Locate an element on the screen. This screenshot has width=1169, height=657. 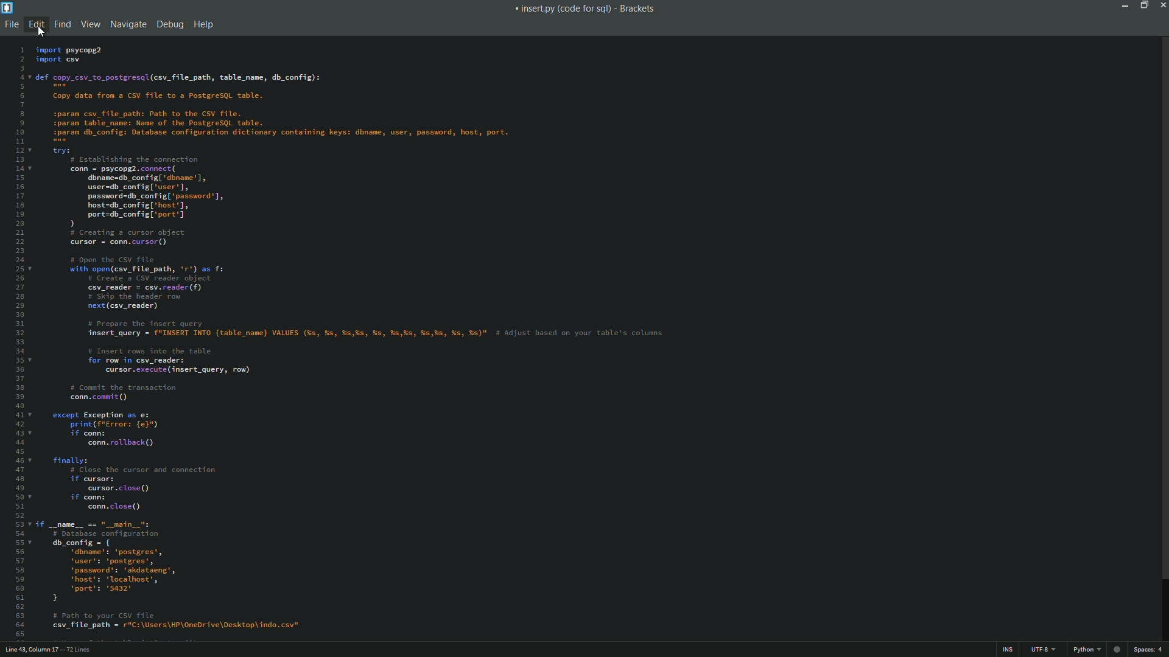
help menu is located at coordinates (204, 26).